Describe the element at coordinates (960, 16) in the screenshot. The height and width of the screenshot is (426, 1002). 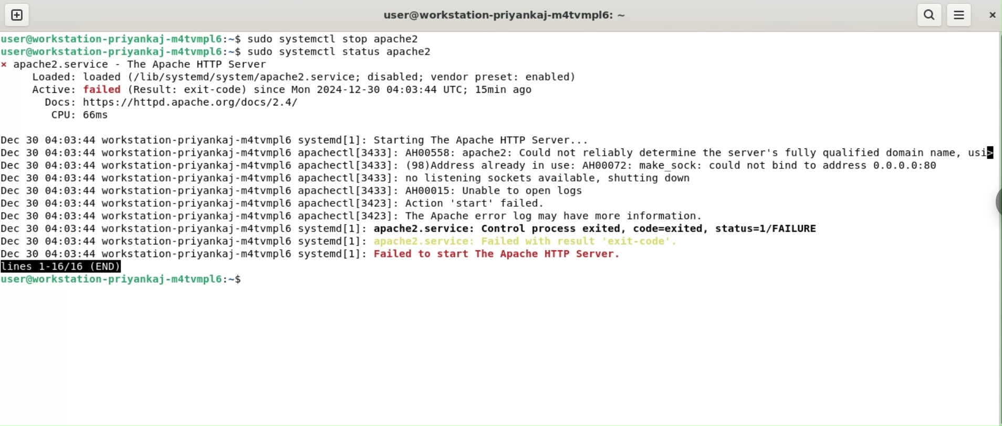
I see `menu` at that location.